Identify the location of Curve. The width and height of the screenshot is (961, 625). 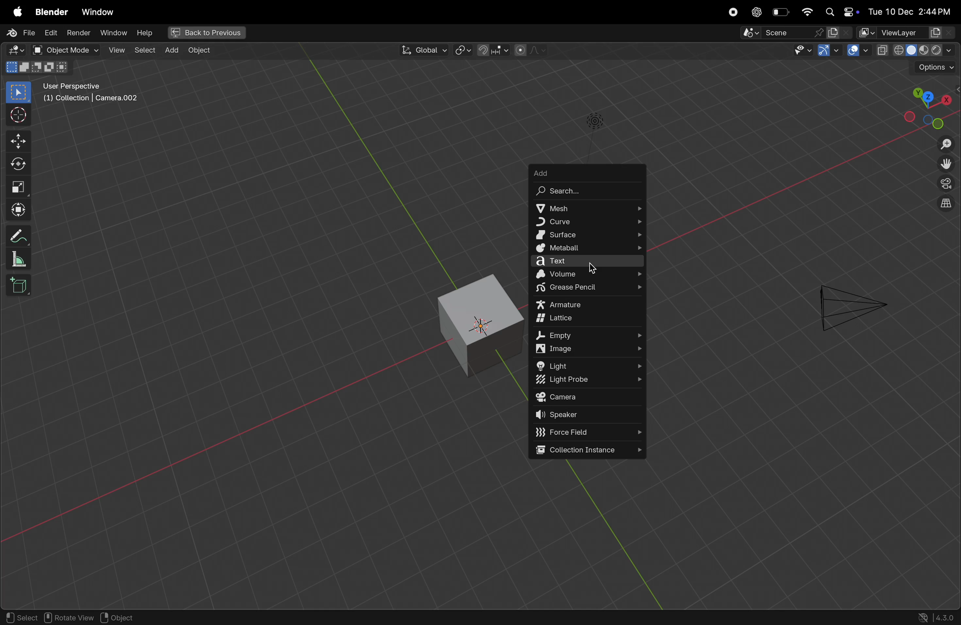
(587, 222).